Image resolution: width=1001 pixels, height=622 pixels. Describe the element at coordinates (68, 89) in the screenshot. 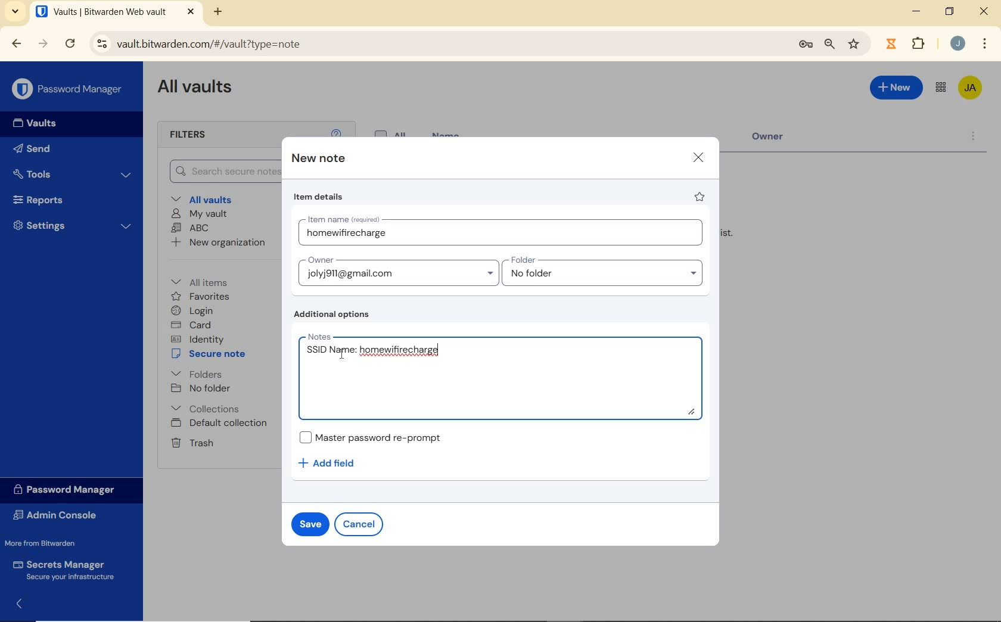

I see `Password Manager` at that location.